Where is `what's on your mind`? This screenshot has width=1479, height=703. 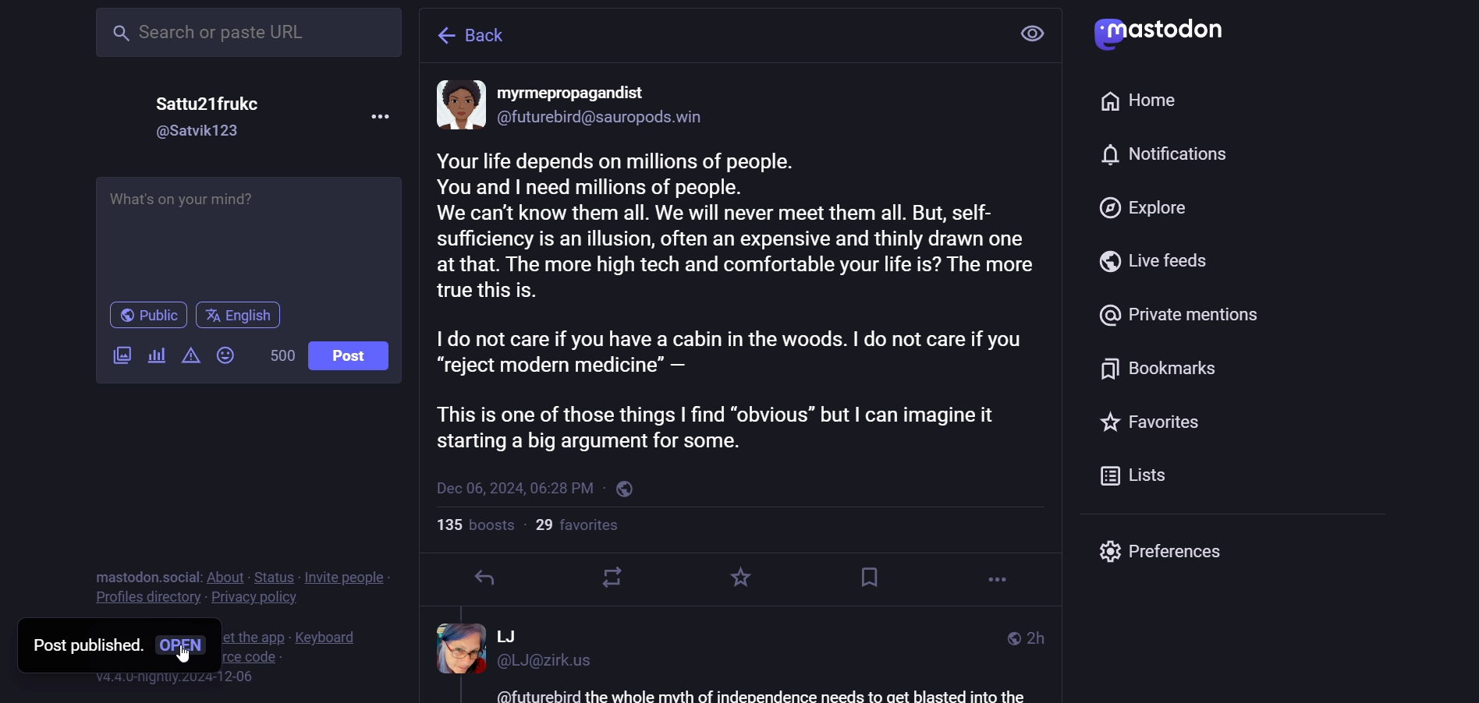 what's on your mind is located at coordinates (184, 201).